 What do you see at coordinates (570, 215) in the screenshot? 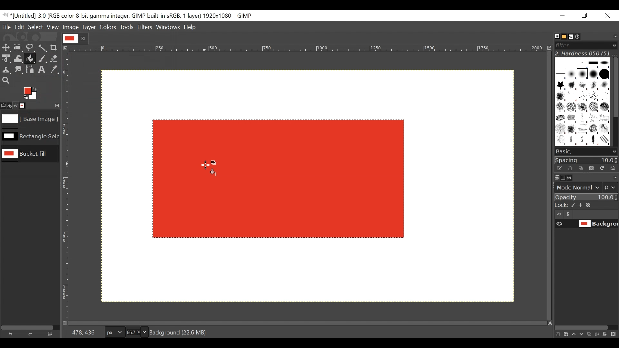
I see `link/unlink item` at bounding box center [570, 215].